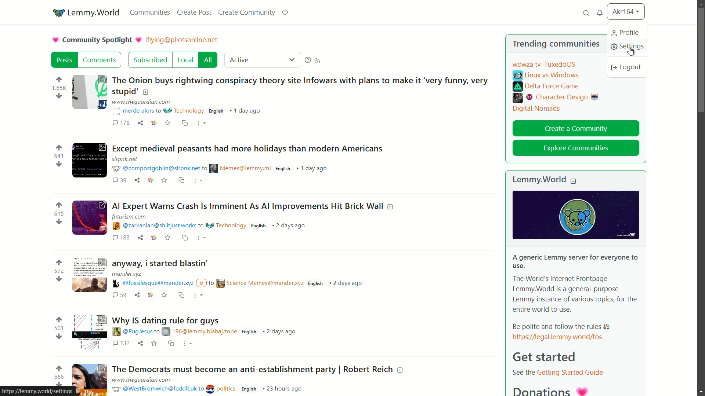 Image resolution: width=705 pixels, height=396 pixels. Describe the element at coordinates (201, 237) in the screenshot. I see `more` at that location.